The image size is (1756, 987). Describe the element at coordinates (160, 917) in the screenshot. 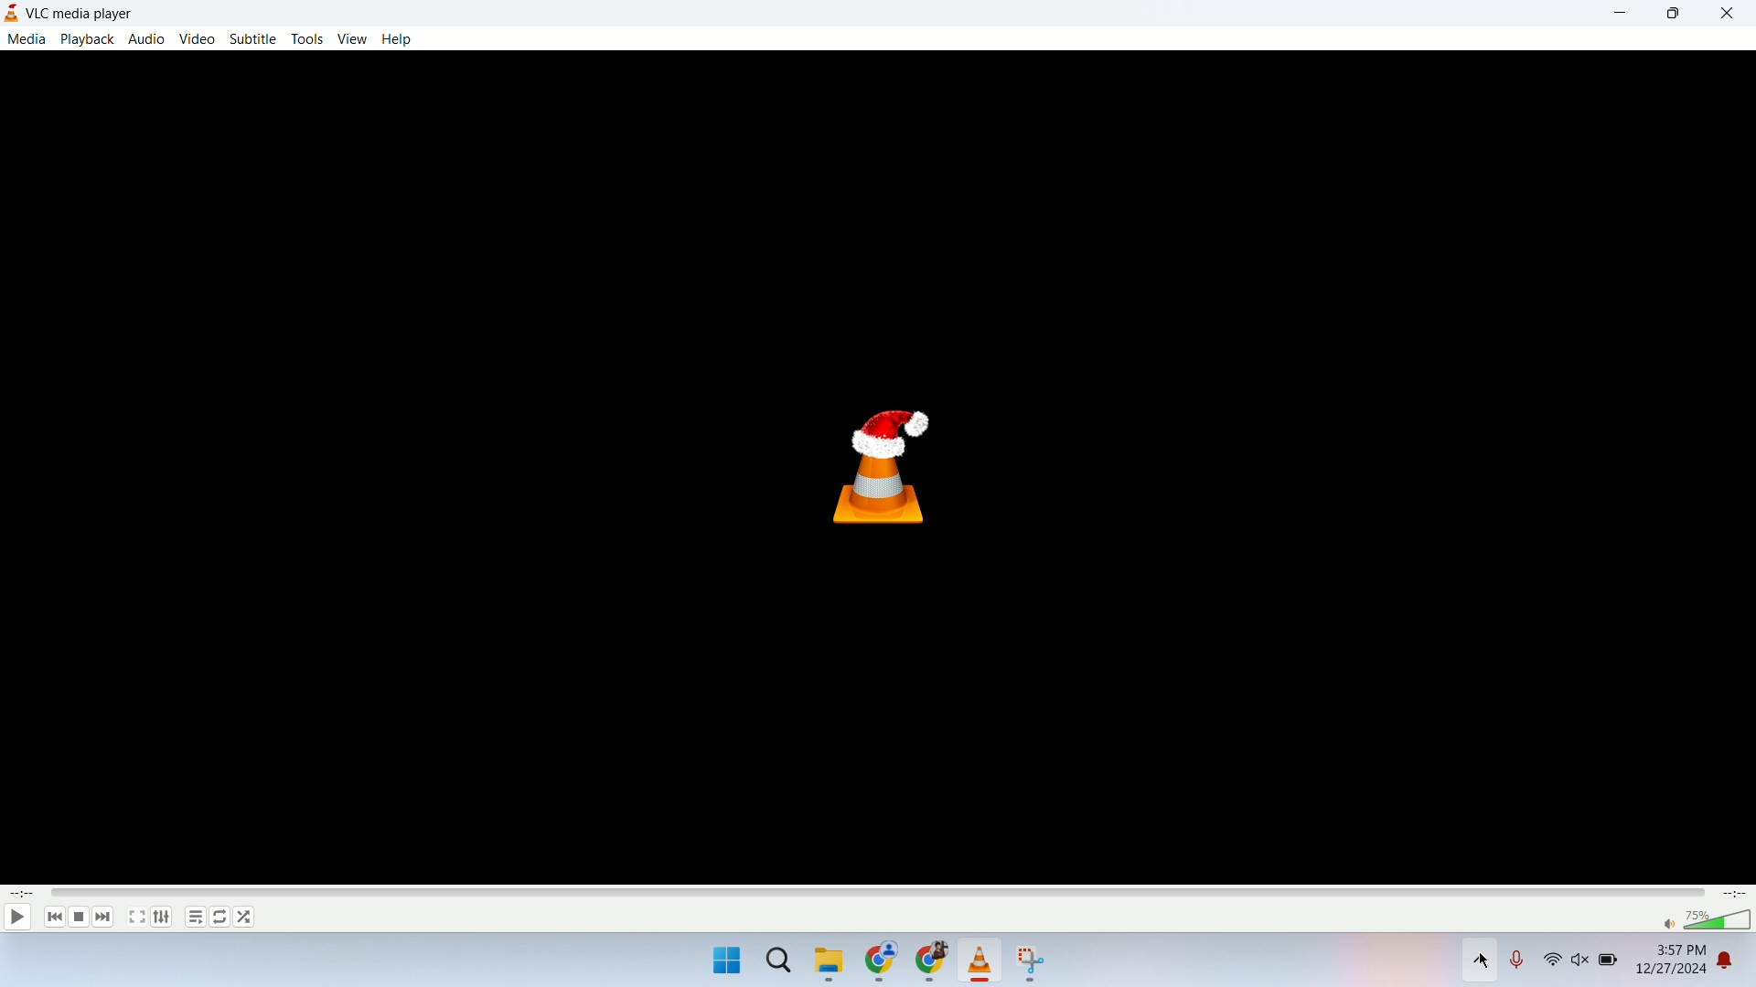

I see `extended settings` at that location.